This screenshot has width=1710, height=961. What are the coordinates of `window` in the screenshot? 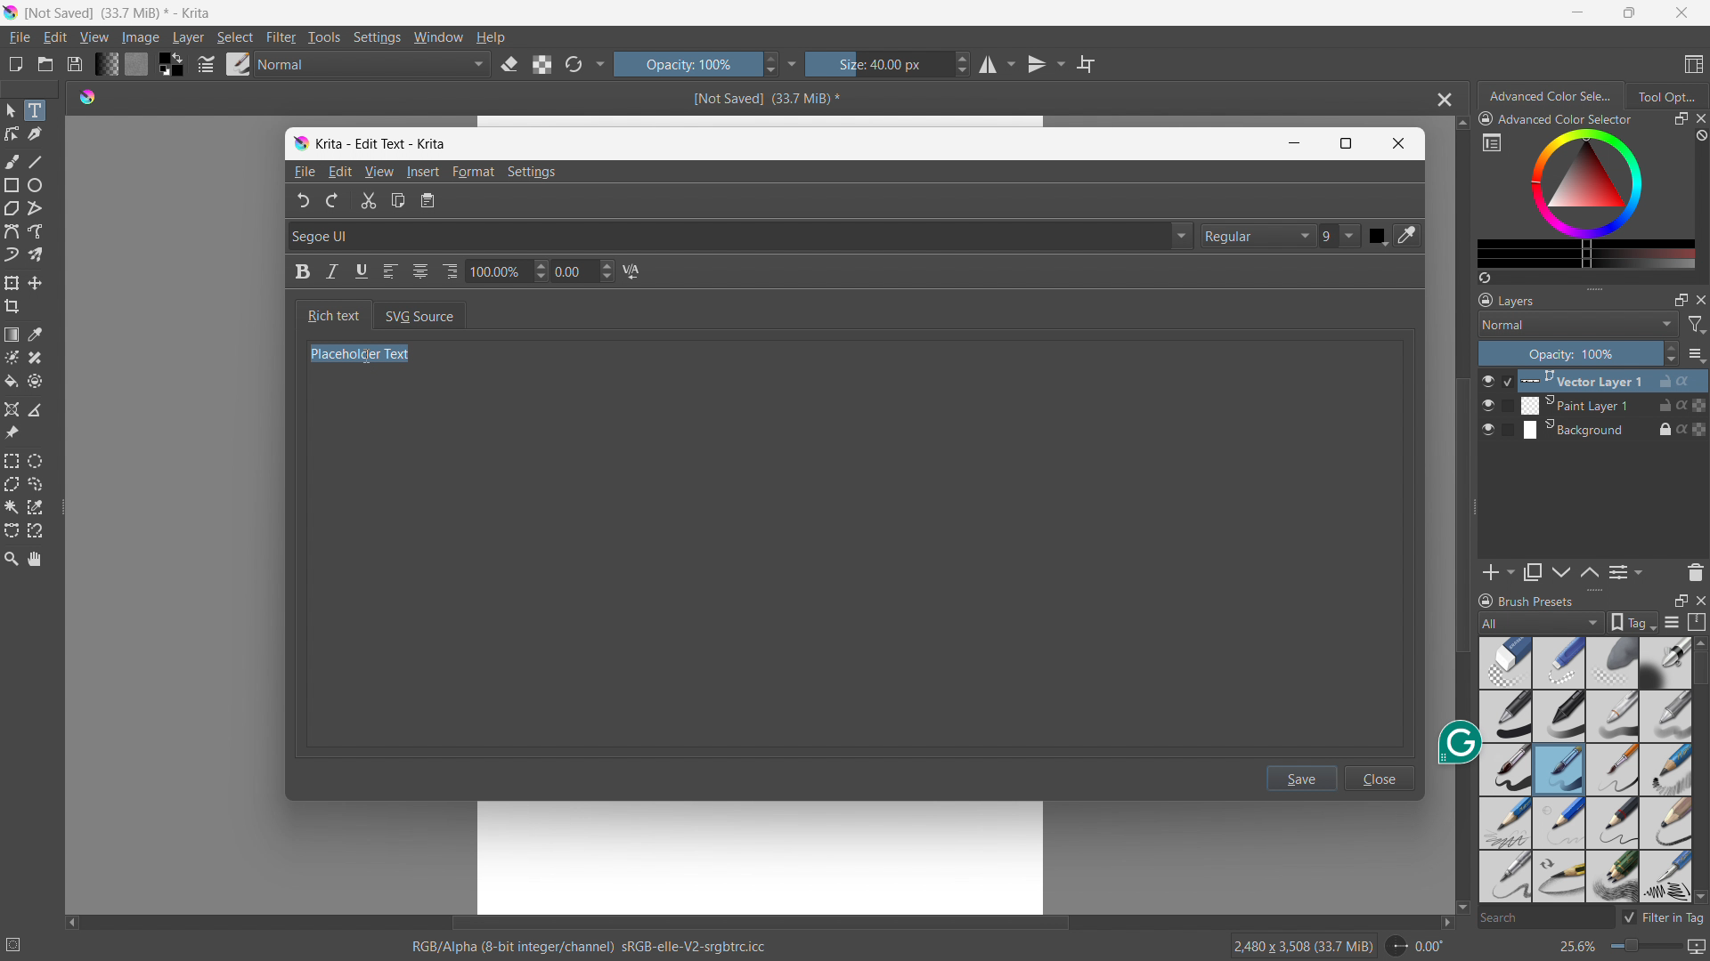 It's located at (438, 37).